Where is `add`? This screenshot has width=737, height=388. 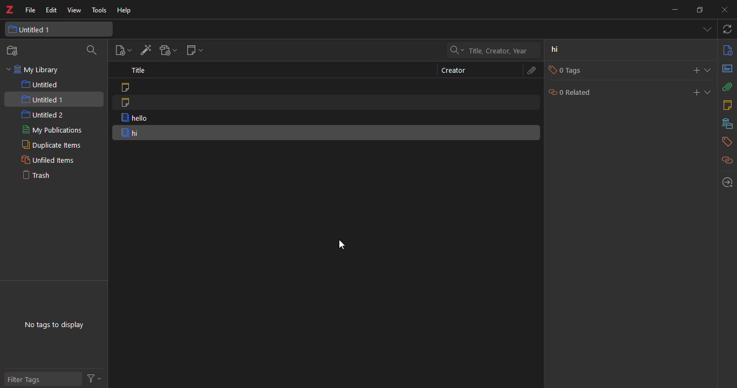 add is located at coordinates (693, 92).